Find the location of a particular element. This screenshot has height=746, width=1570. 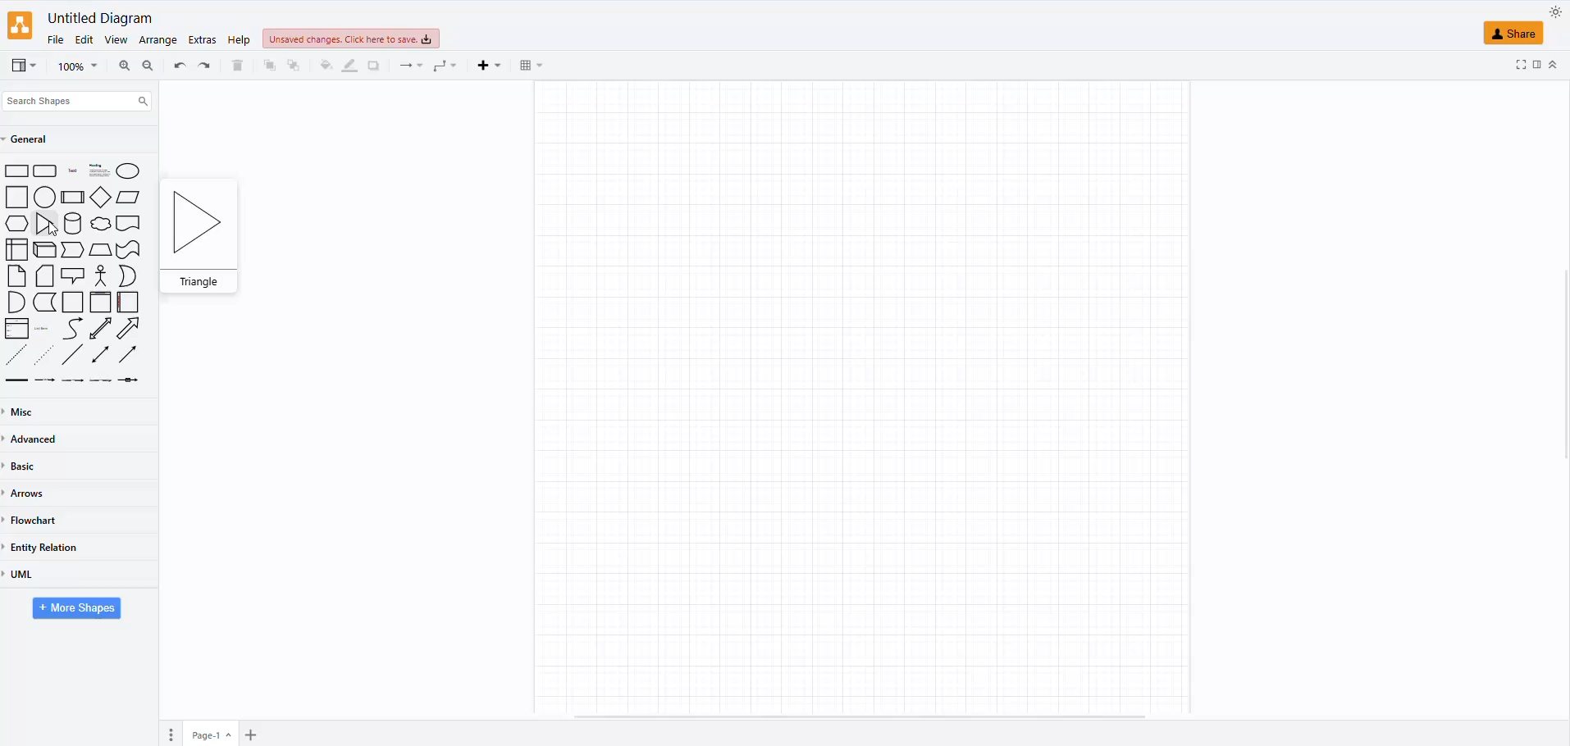

Labelled Arrow is located at coordinates (72, 380).